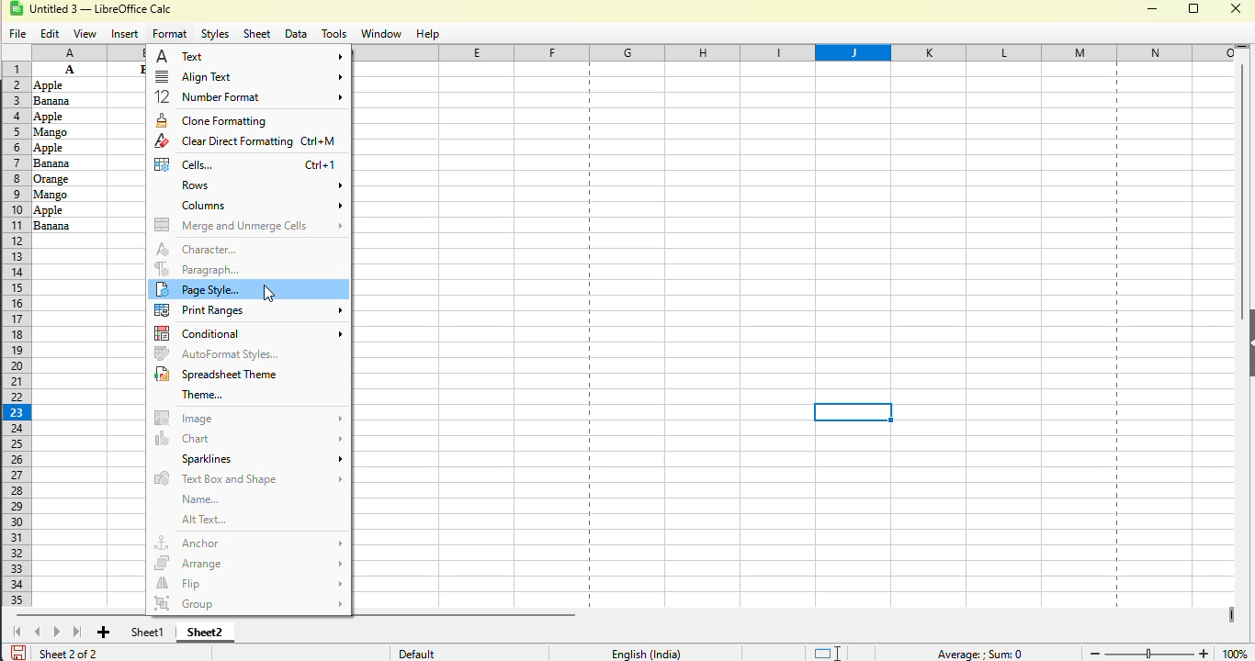 The height and width of the screenshot is (661, 1255). I want to click on cursor, so click(269, 293).